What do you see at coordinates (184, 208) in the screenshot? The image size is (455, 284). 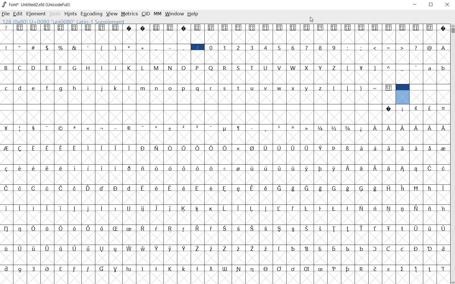 I see `Symbol` at bounding box center [184, 208].